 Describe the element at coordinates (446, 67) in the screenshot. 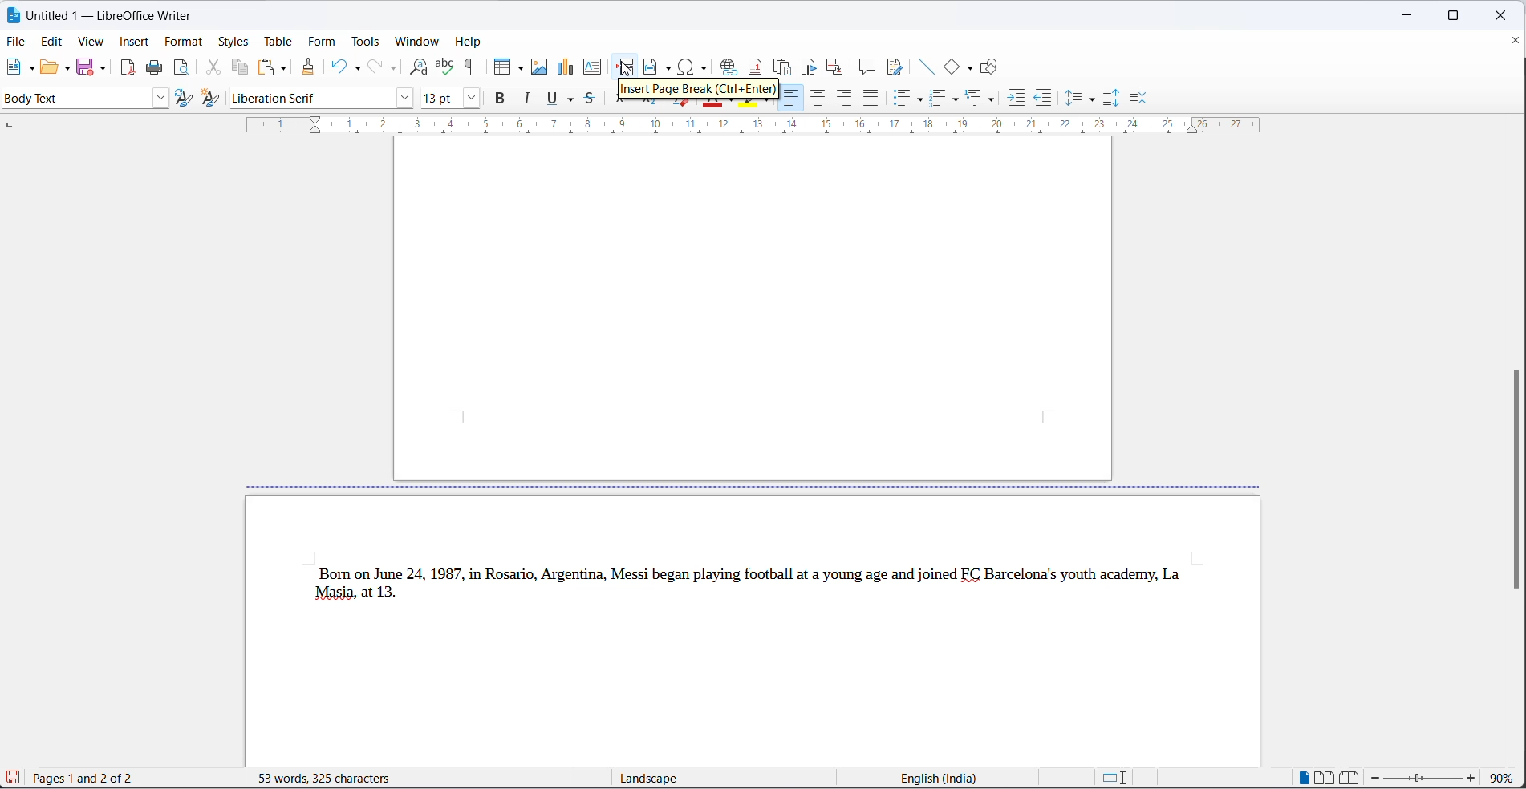

I see `spellings` at that location.